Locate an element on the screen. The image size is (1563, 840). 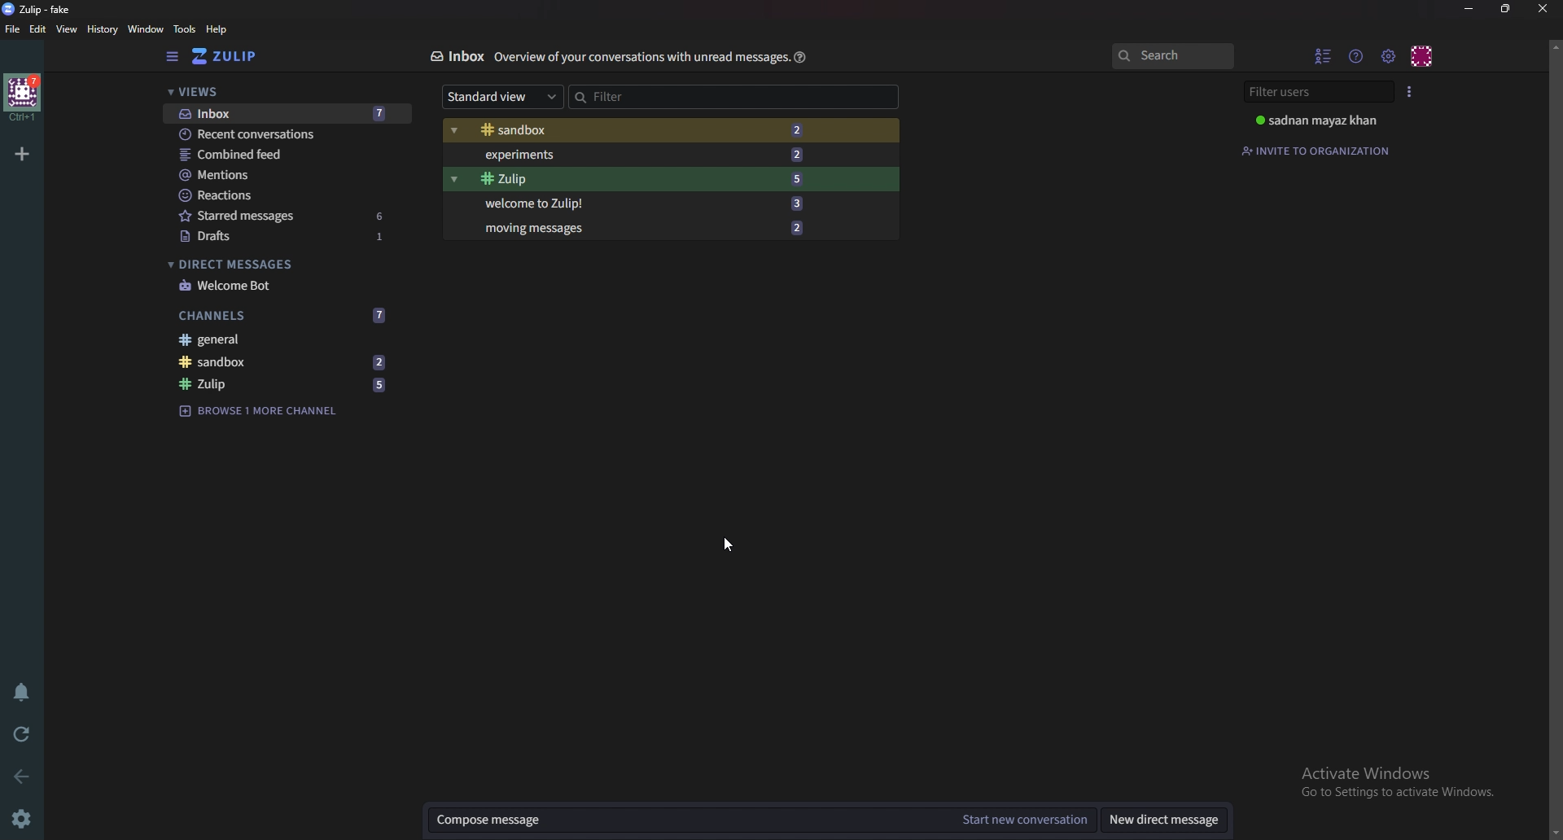
Inbox is located at coordinates (458, 56).